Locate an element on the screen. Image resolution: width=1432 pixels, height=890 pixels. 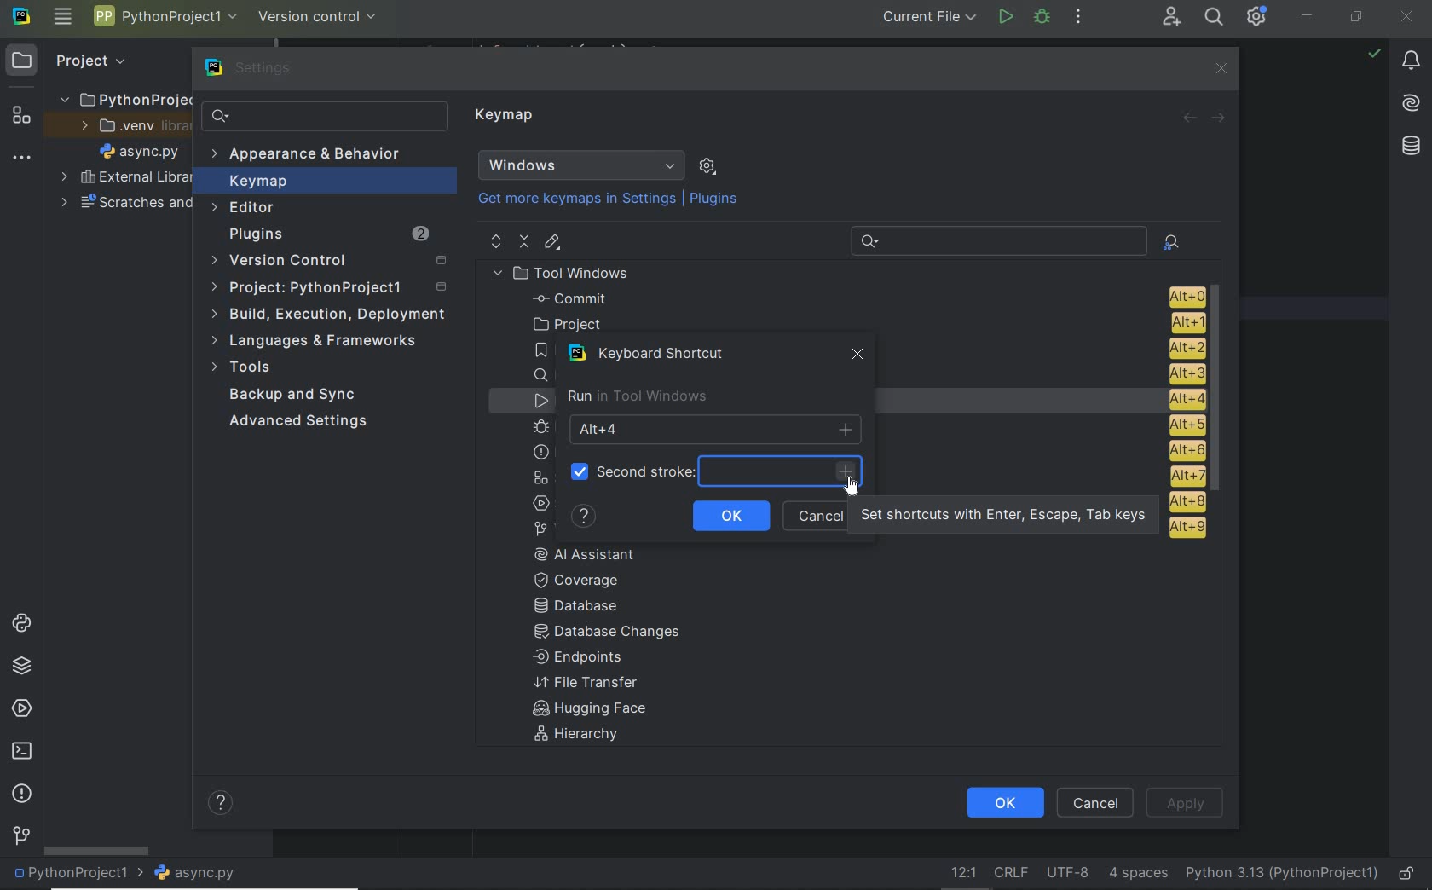
ok is located at coordinates (730, 514).